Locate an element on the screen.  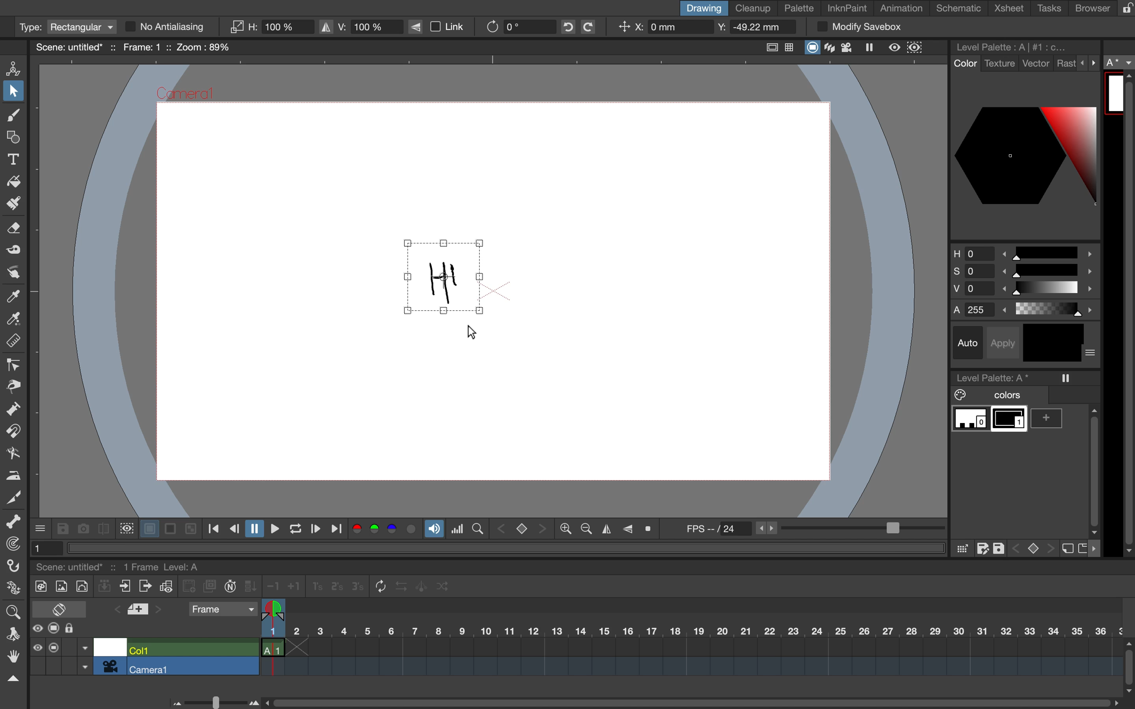
magnet tool is located at coordinates (12, 432).